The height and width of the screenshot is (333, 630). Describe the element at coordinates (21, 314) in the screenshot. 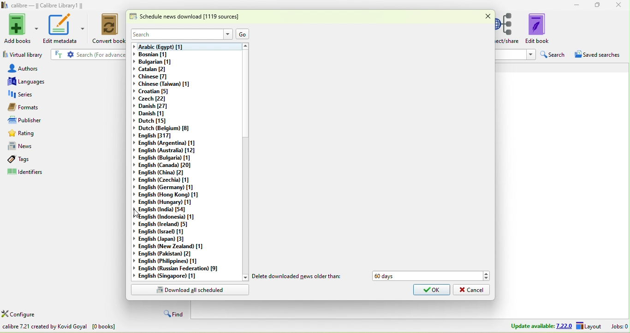

I see `configure` at that location.